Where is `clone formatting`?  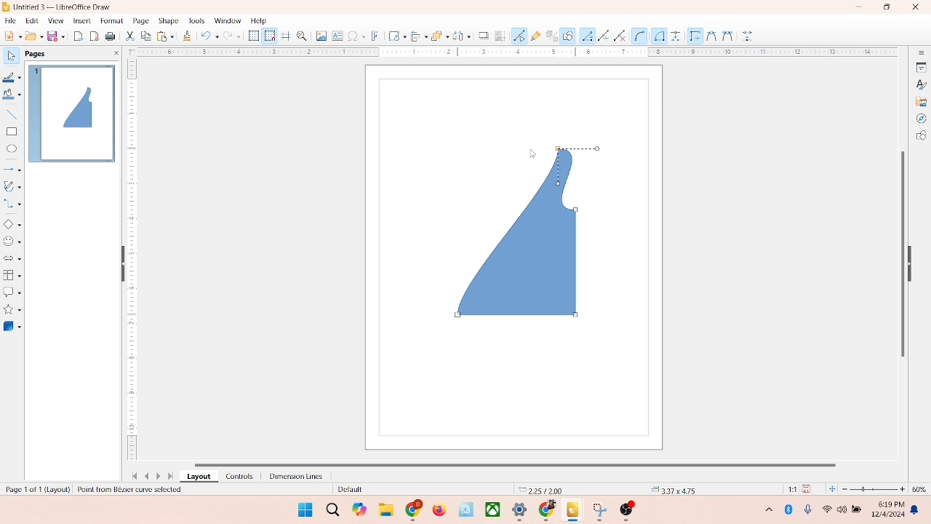
clone formatting is located at coordinates (186, 36).